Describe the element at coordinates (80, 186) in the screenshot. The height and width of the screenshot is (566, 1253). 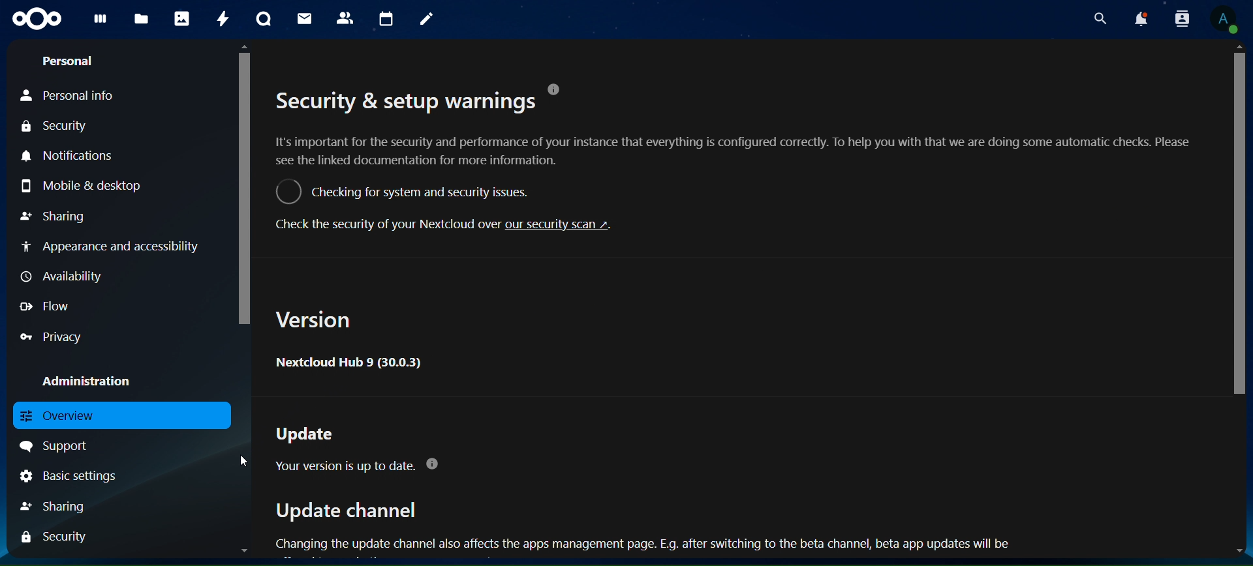
I see `mobile & desktop` at that location.